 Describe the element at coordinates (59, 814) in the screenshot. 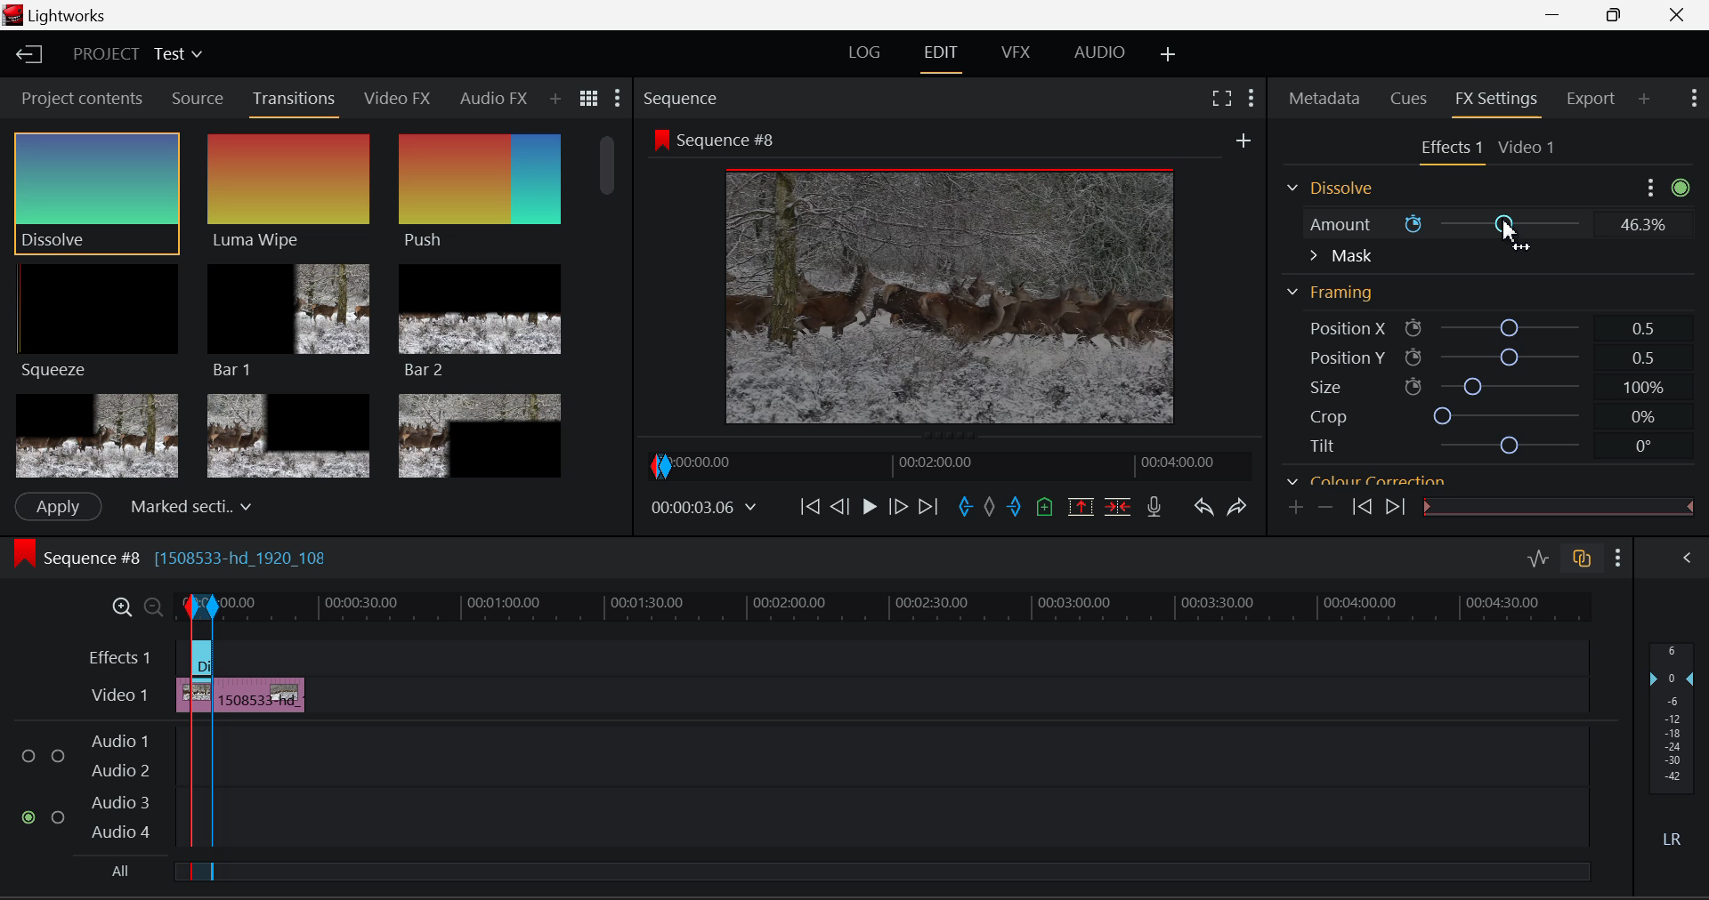

I see `Audio Input Checkbox` at that location.